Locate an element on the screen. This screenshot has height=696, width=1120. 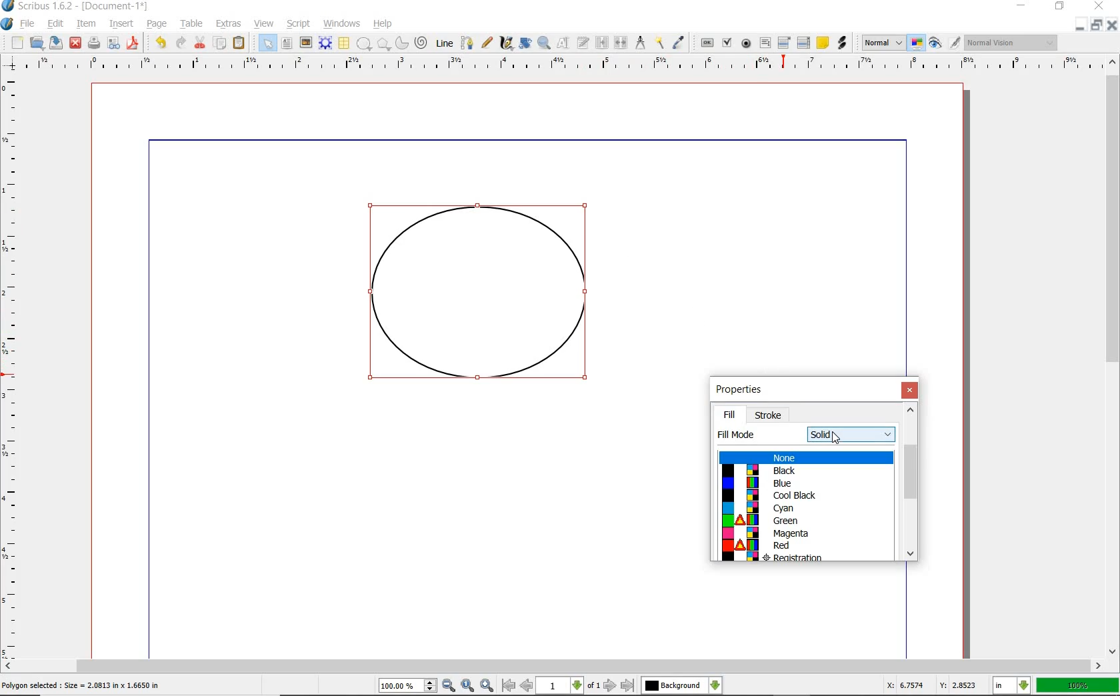
CLOSE is located at coordinates (1112, 25).